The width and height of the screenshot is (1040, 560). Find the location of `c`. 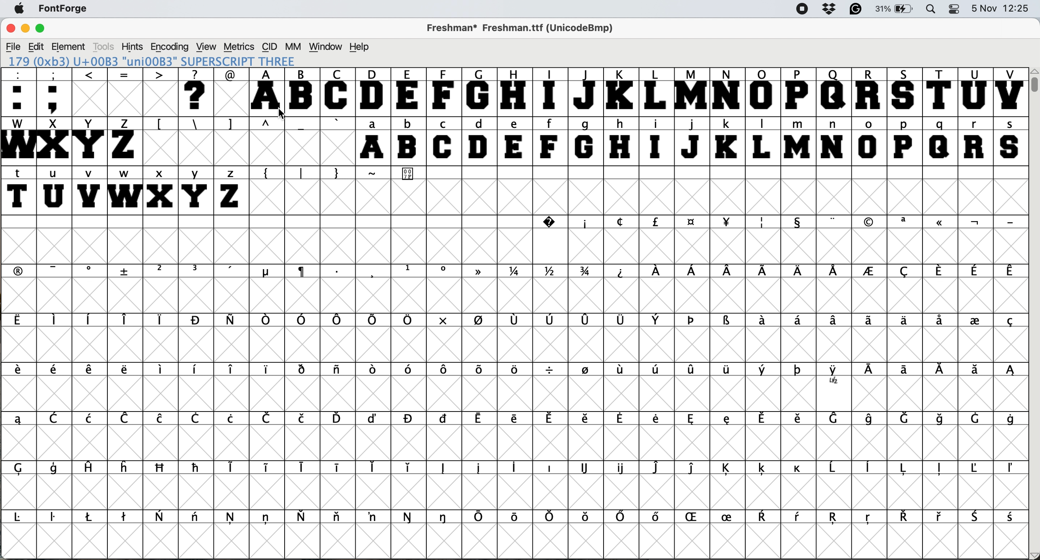

c is located at coordinates (622, 224).